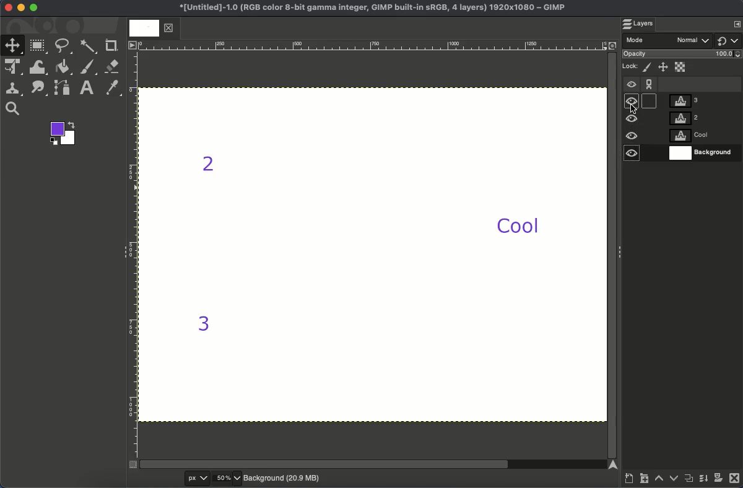 The width and height of the screenshot is (743, 488). Describe the element at coordinates (113, 66) in the screenshot. I see `Eraser` at that location.